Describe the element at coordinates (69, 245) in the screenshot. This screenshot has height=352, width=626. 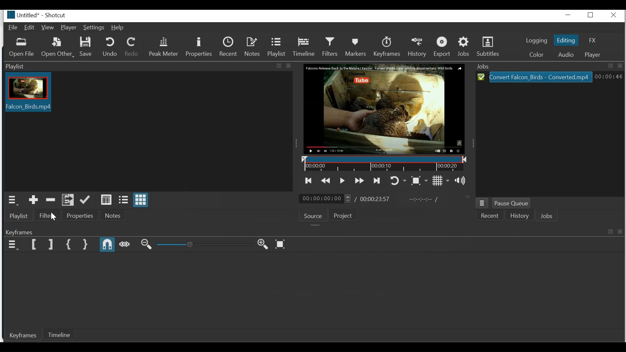
I see `Set First Simple keyframe` at that location.